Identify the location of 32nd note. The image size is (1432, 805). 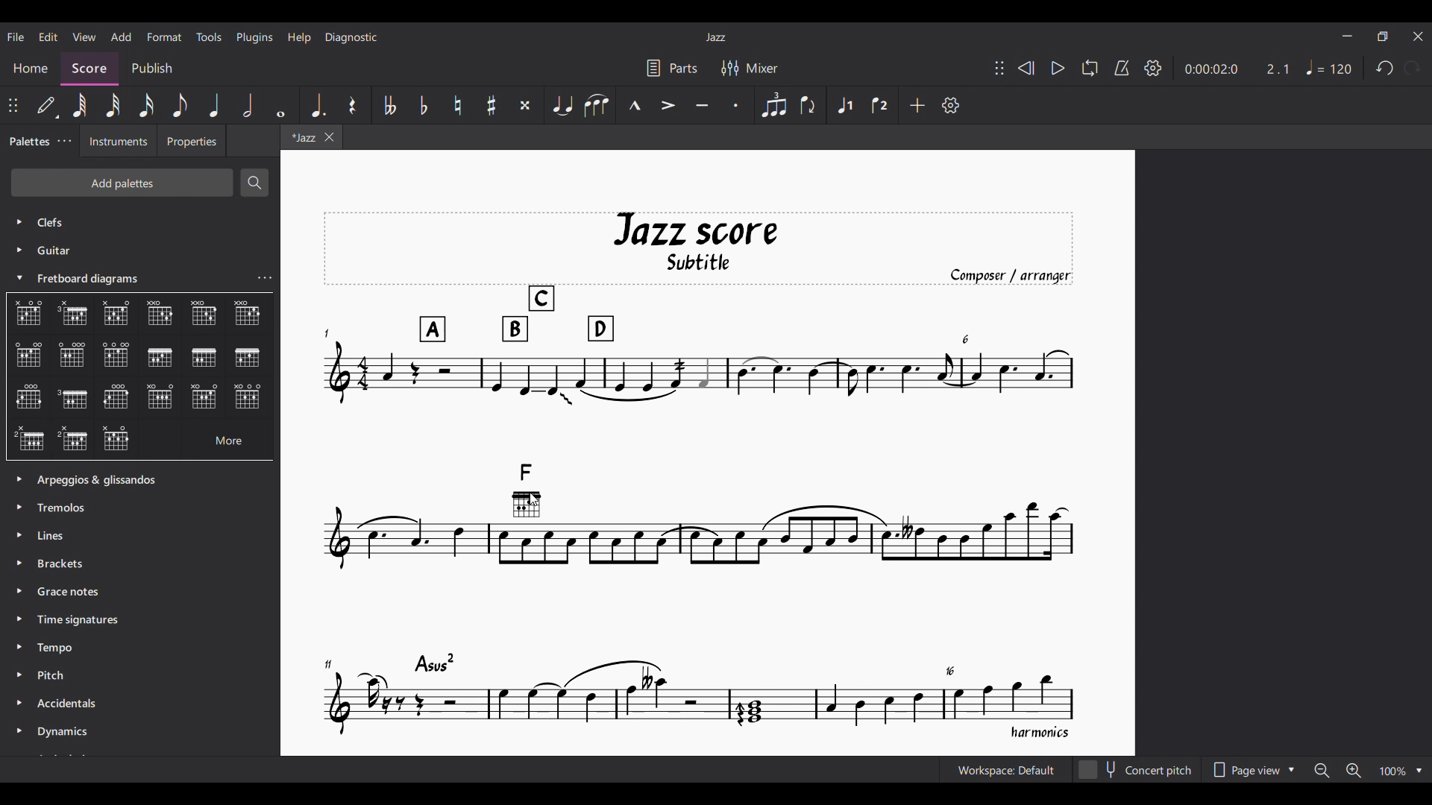
(113, 105).